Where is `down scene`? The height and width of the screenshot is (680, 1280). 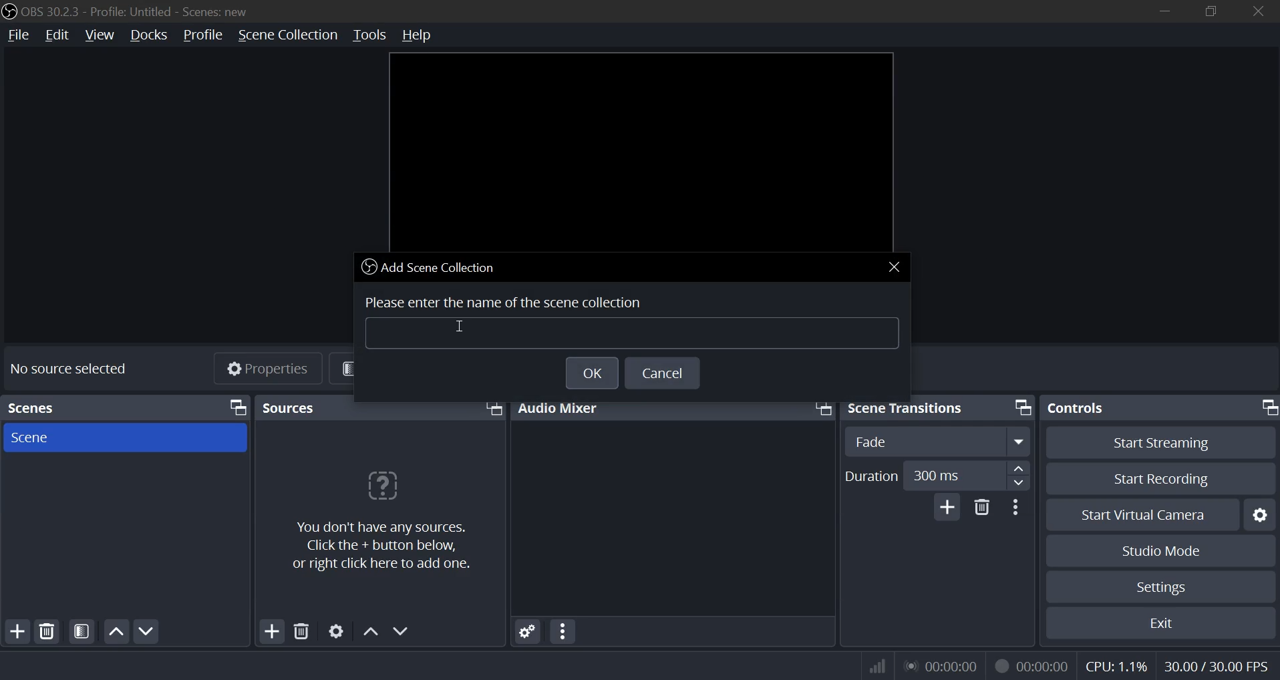
down scene is located at coordinates (149, 631).